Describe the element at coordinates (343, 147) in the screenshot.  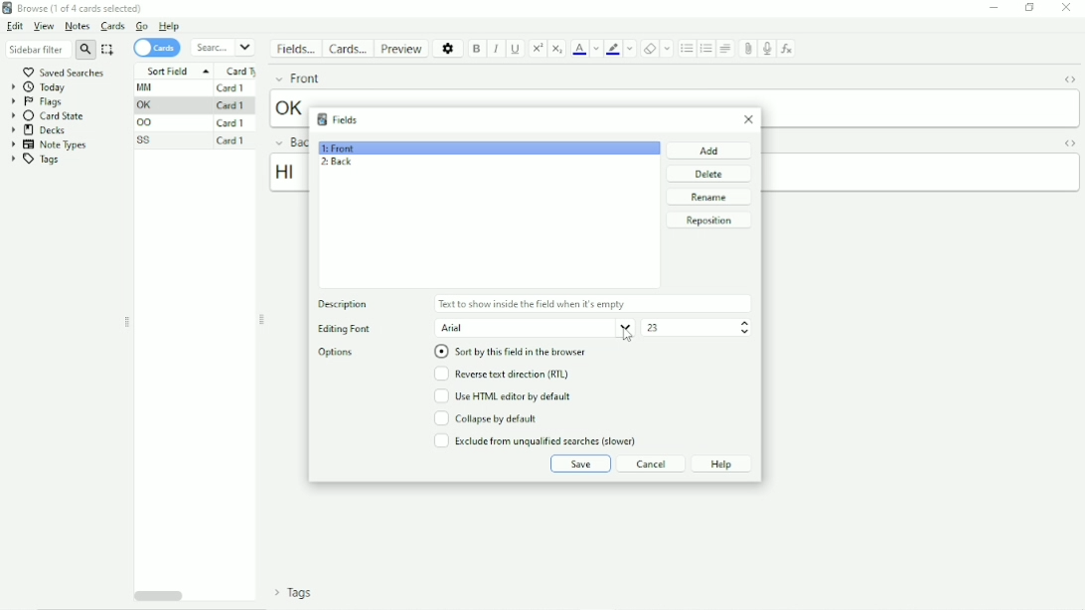
I see `1: Front` at that location.